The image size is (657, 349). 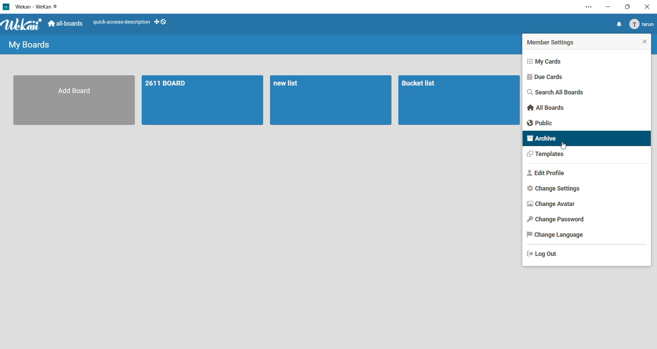 What do you see at coordinates (586, 138) in the screenshot?
I see `archive` at bounding box center [586, 138].